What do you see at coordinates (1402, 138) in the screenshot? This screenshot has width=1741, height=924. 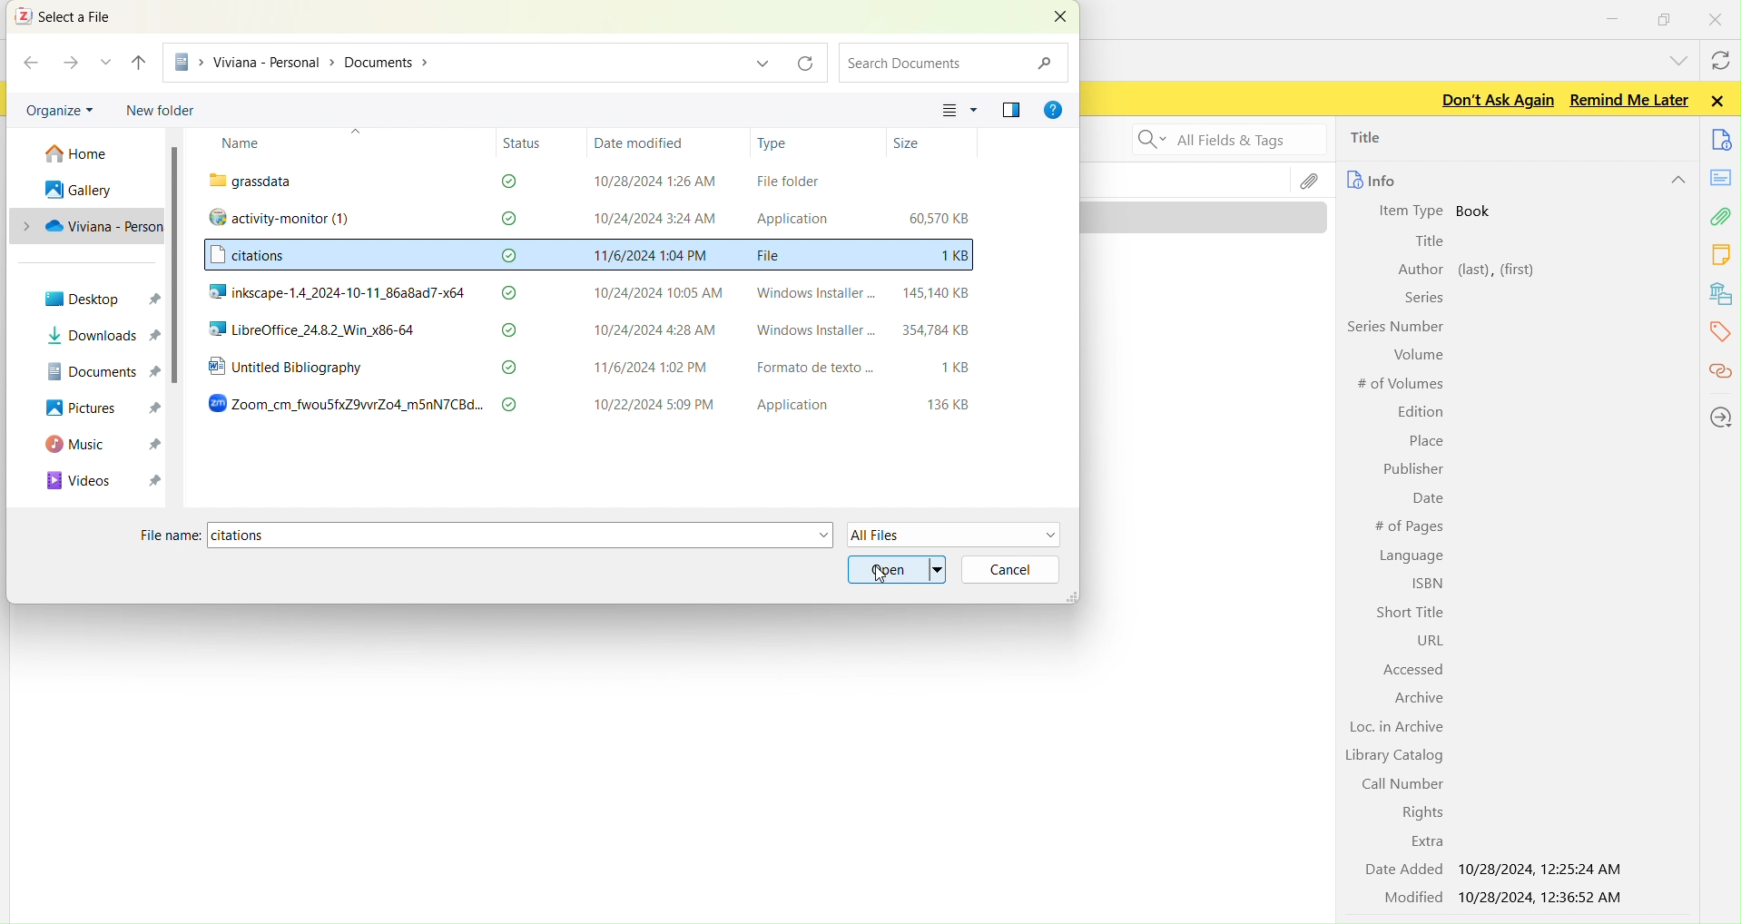 I see `title` at bounding box center [1402, 138].